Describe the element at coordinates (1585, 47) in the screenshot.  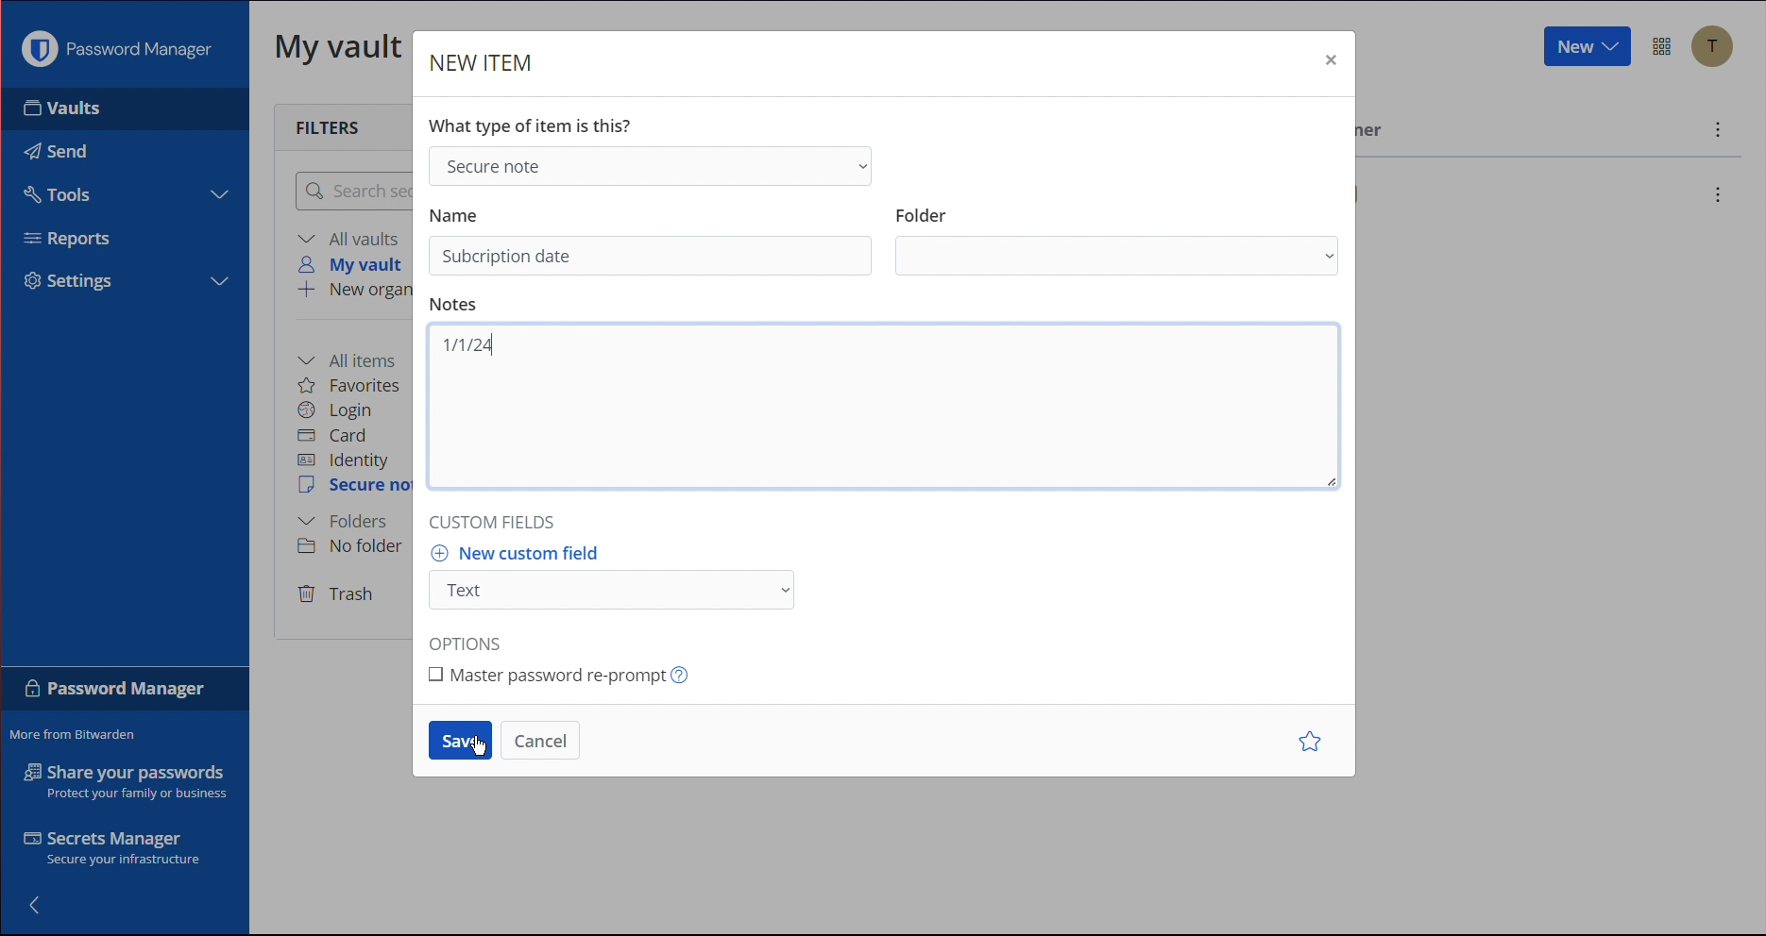
I see `New` at that location.